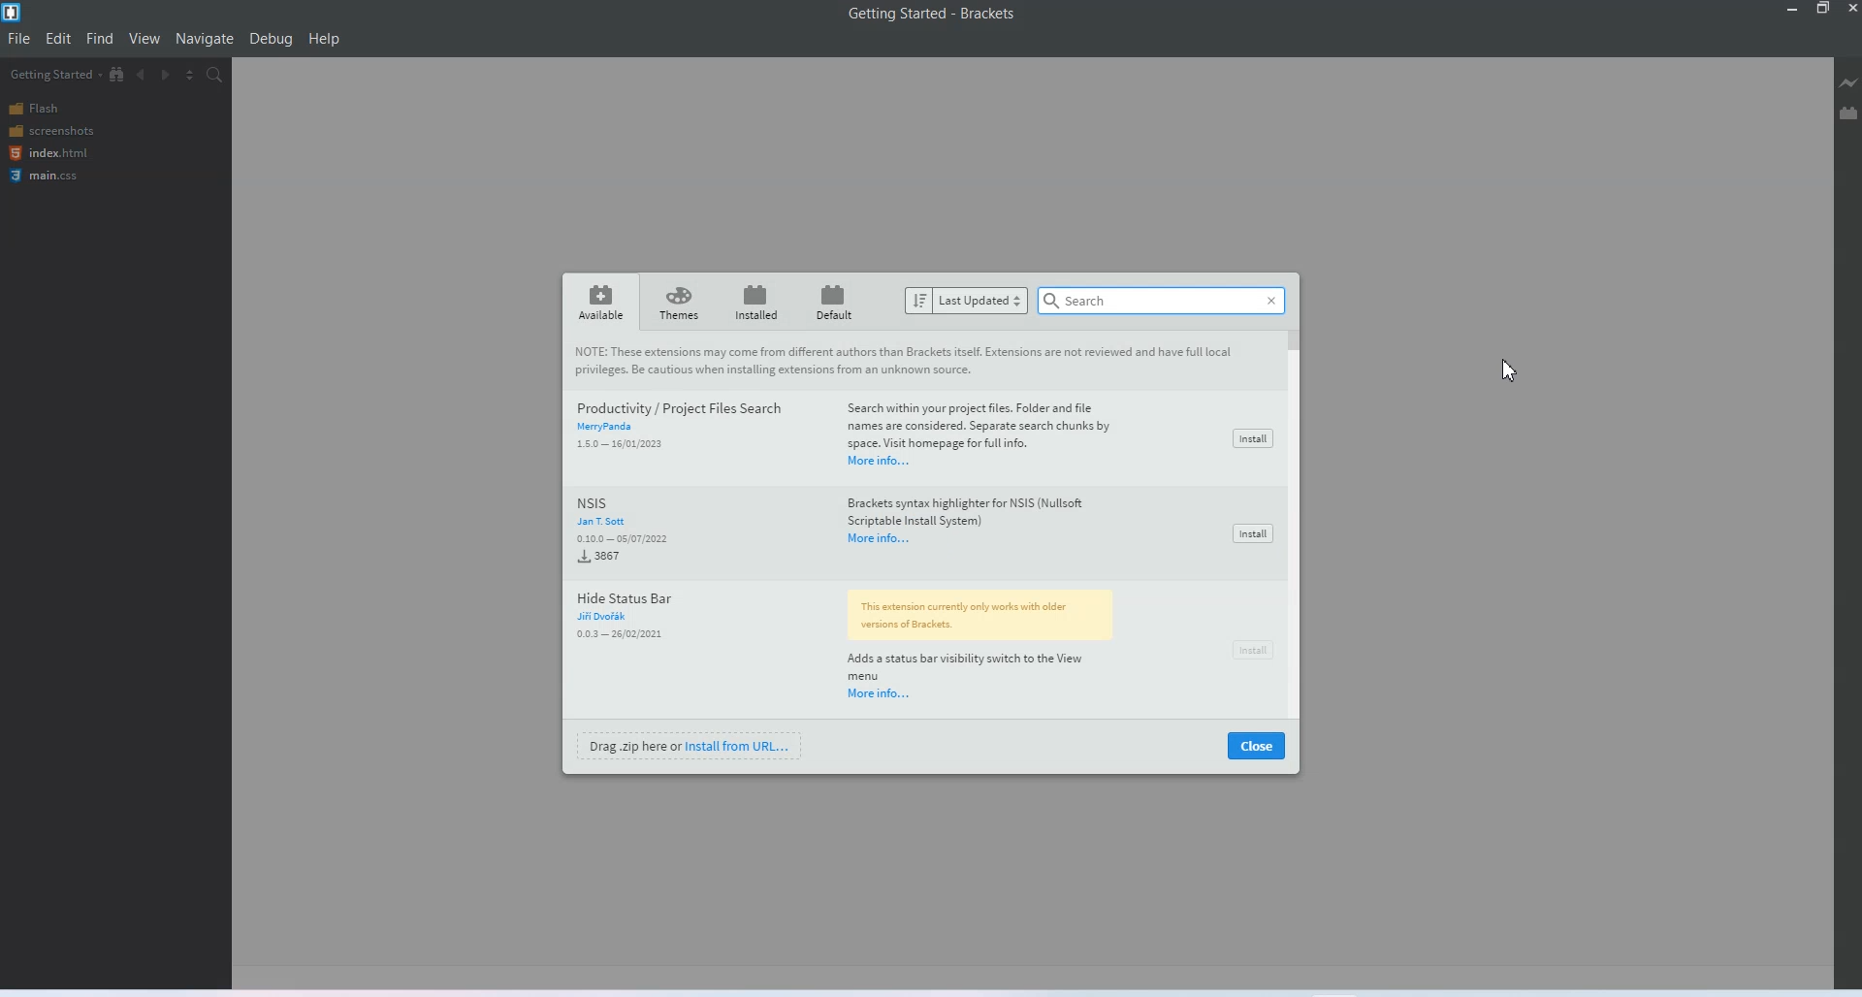 This screenshot has width=1862, height=997. I want to click on Last updated, so click(967, 300).